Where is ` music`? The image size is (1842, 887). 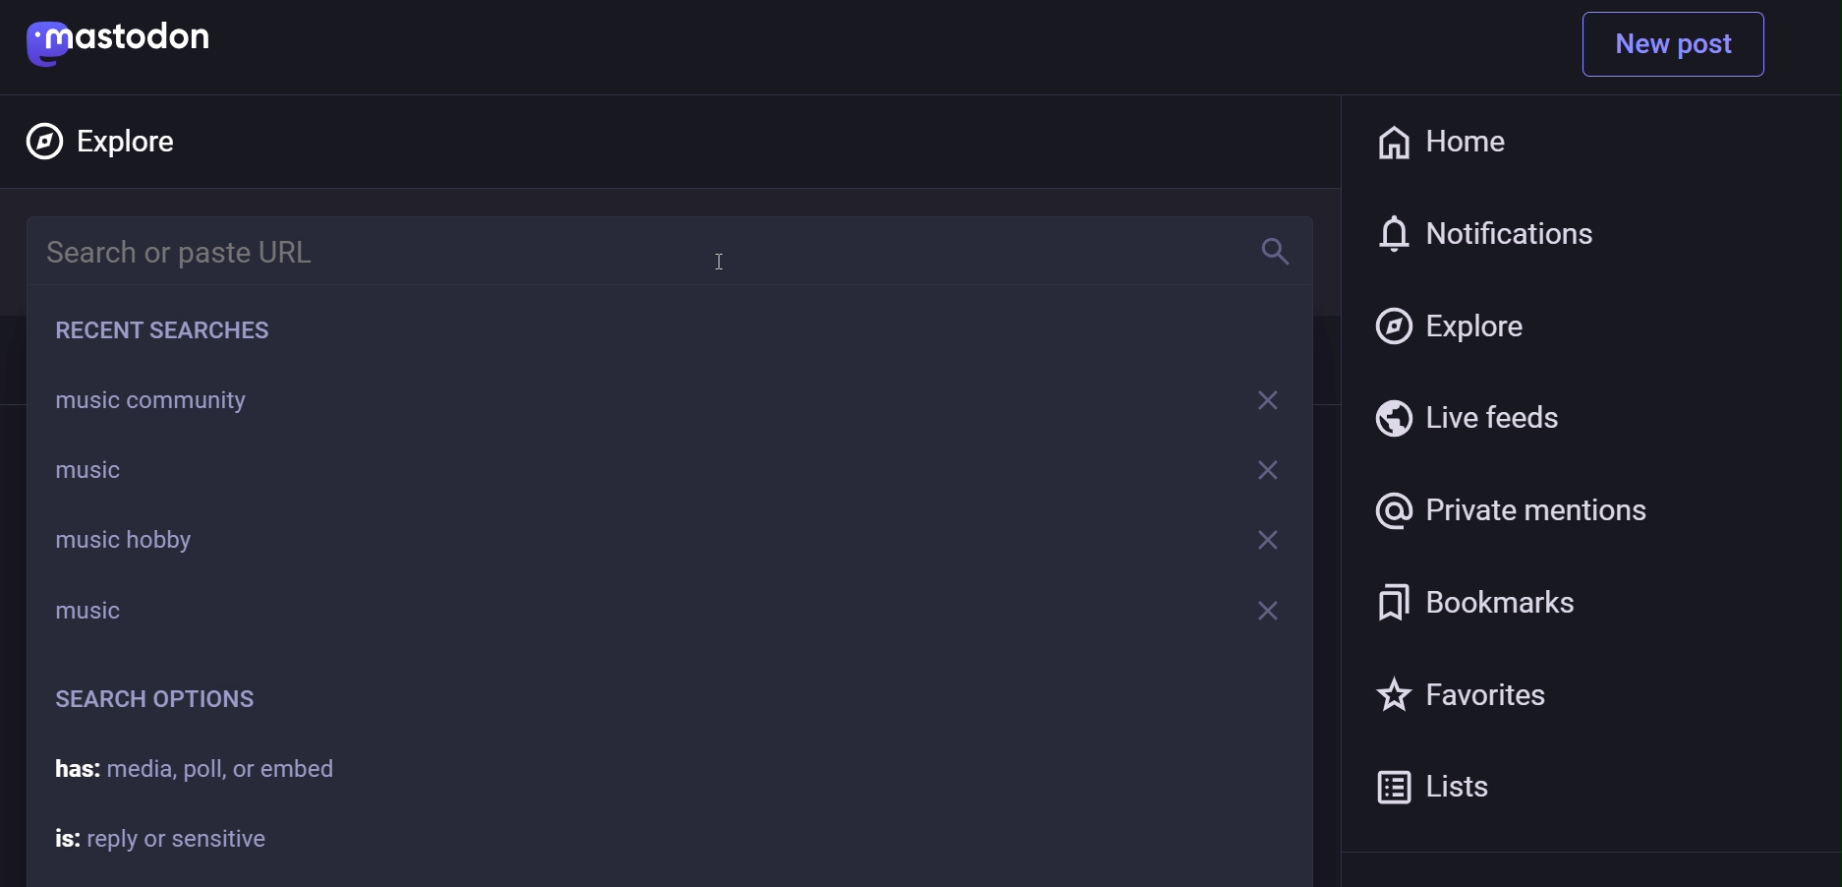  music is located at coordinates (100, 610).